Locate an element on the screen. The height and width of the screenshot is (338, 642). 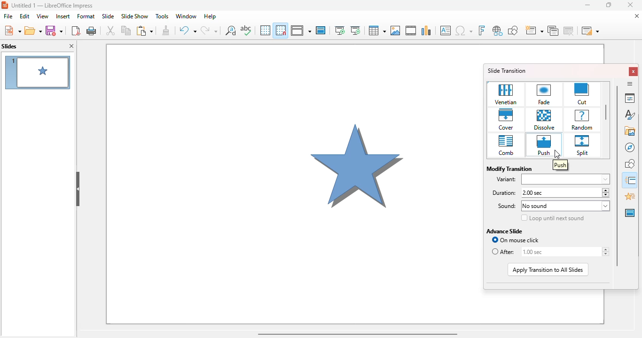
show draw functions is located at coordinates (513, 31).